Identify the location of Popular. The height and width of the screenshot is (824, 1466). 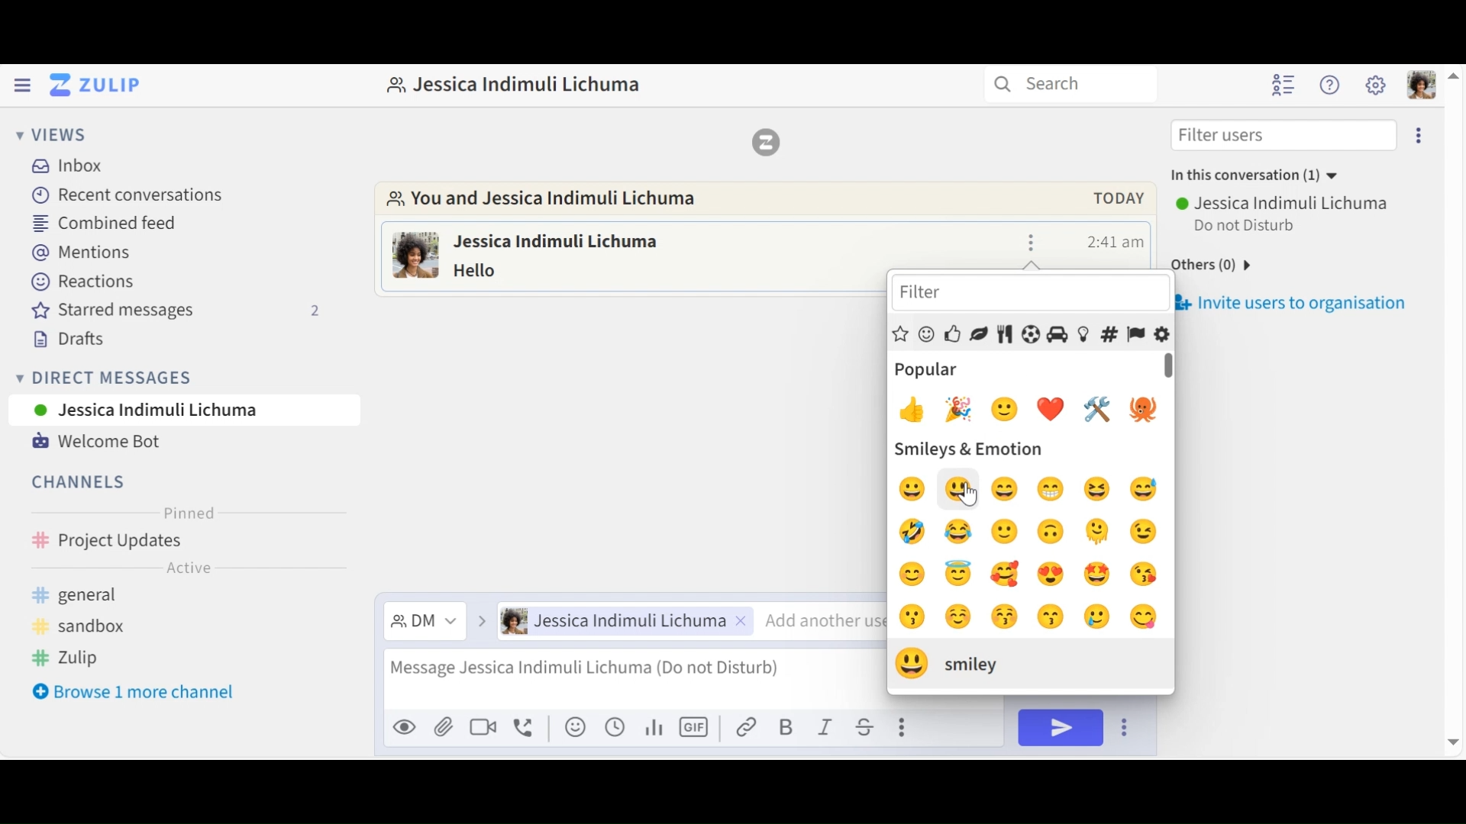
(902, 336).